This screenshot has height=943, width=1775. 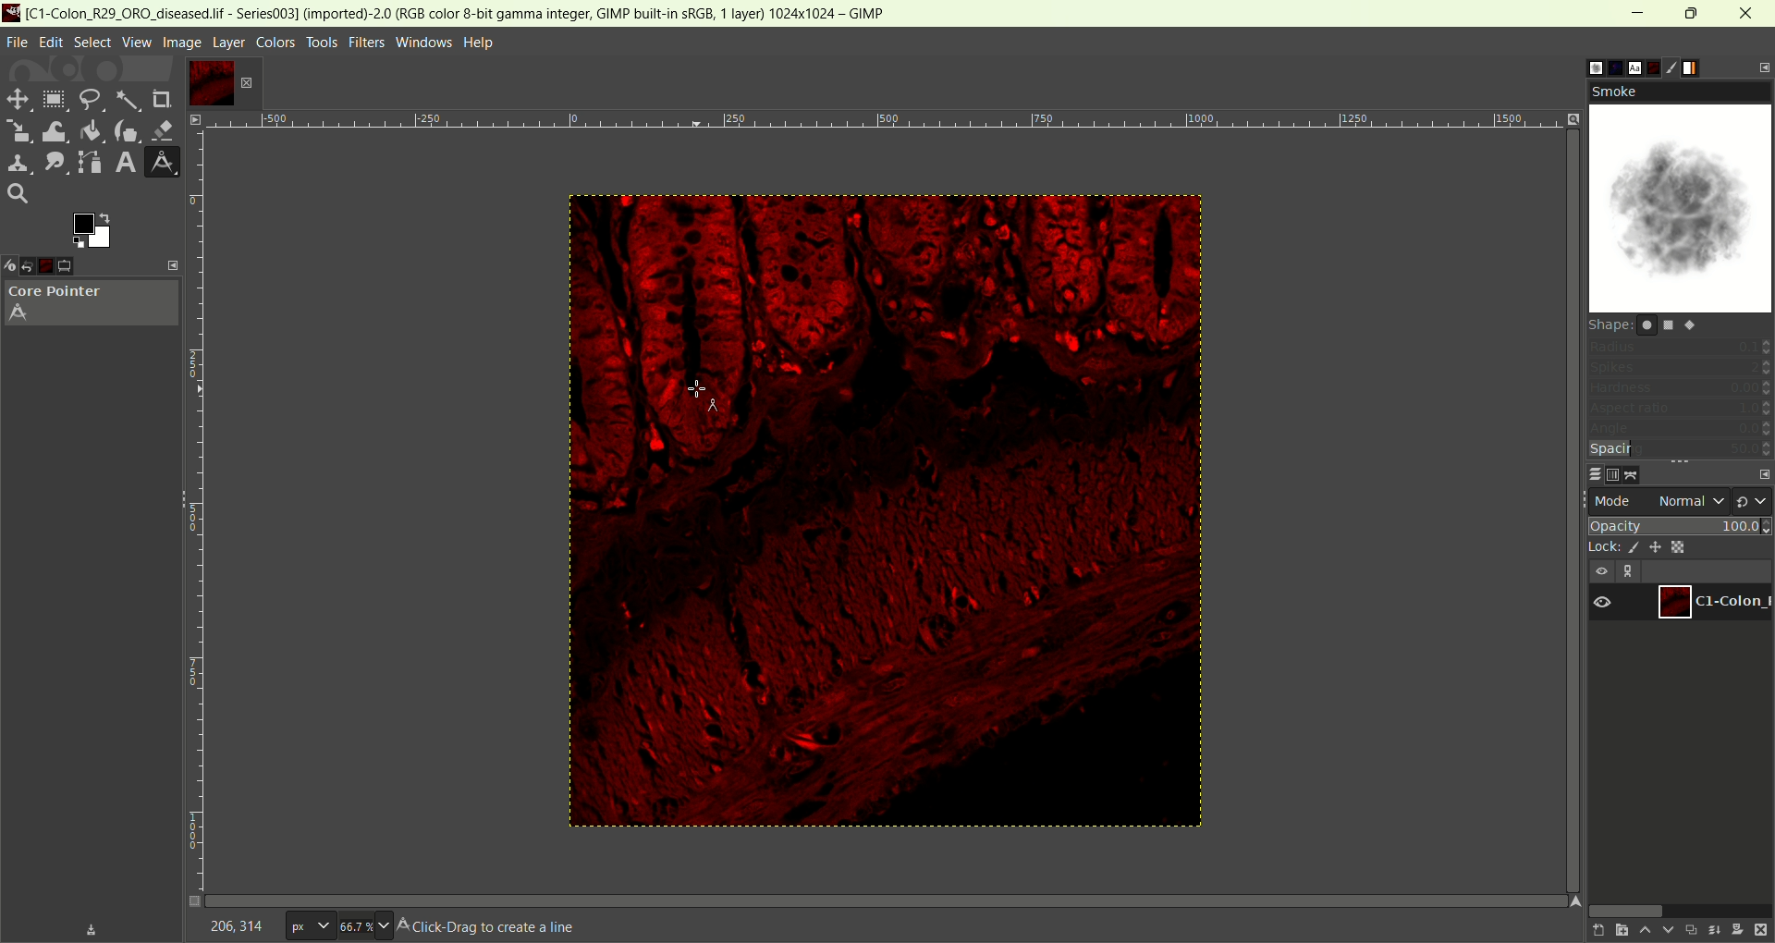 What do you see at coordinates (1679, 66) in the screenshot?
I see `brush` at bounding box center [1679, 66].